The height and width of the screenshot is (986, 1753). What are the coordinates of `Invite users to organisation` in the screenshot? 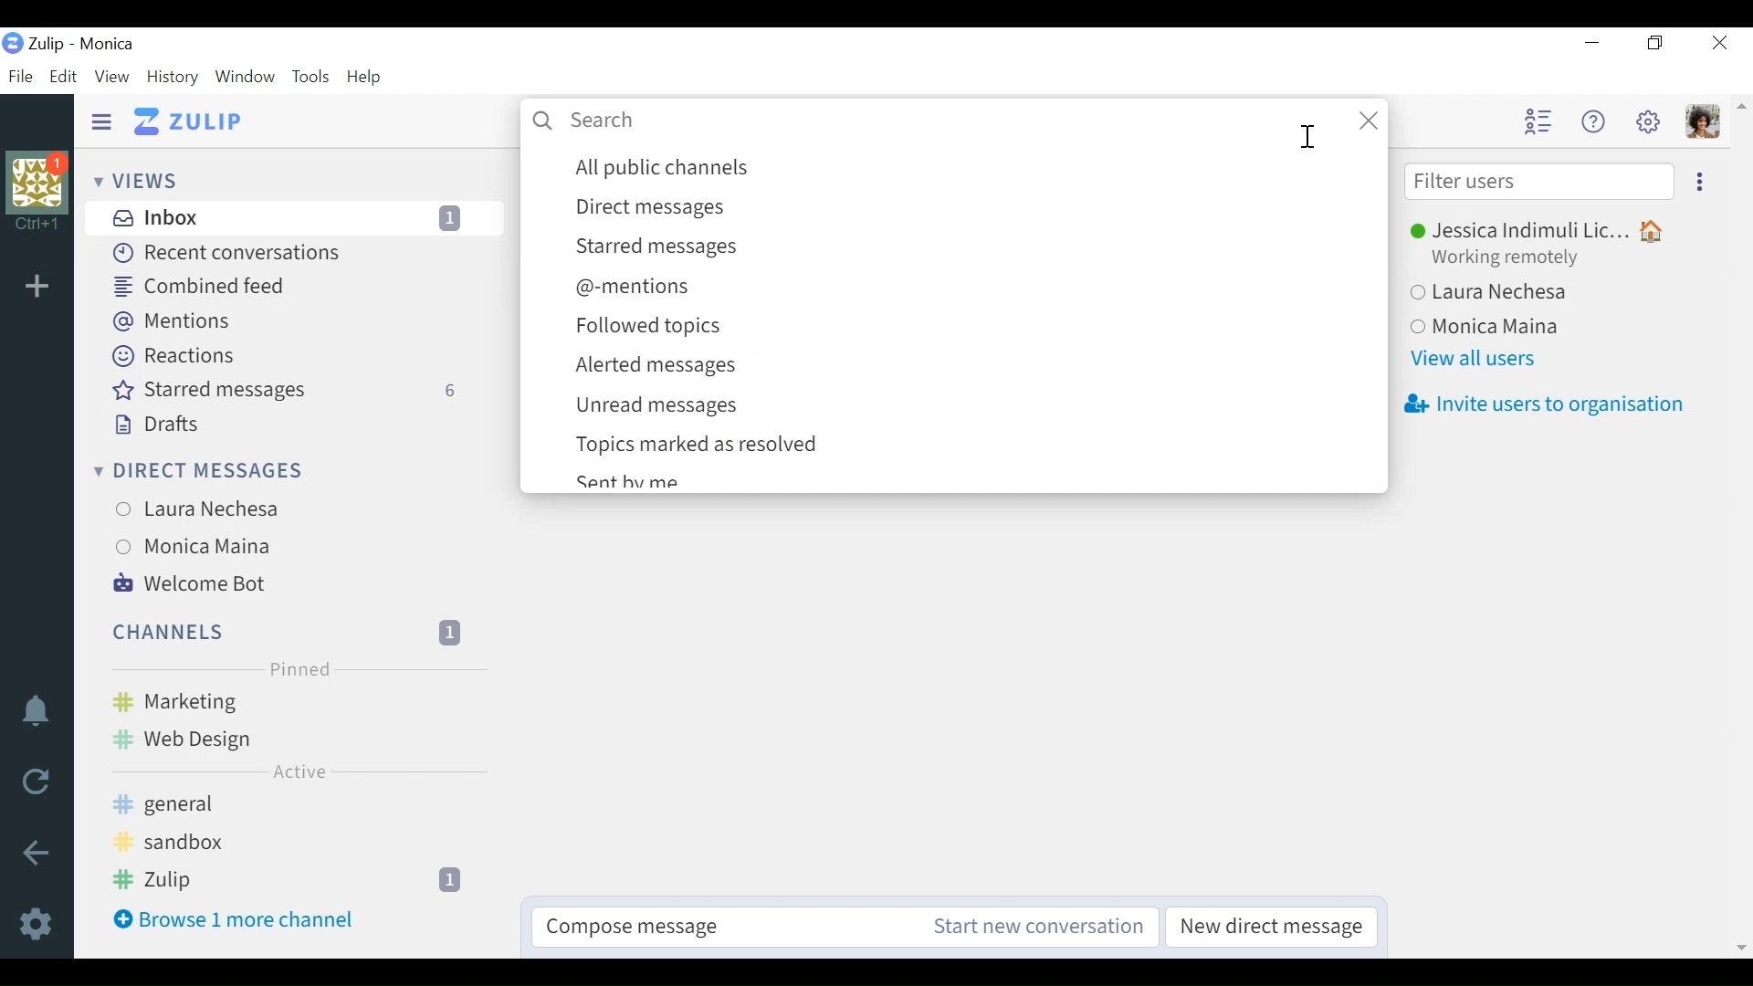 It's located at (1548, 403).